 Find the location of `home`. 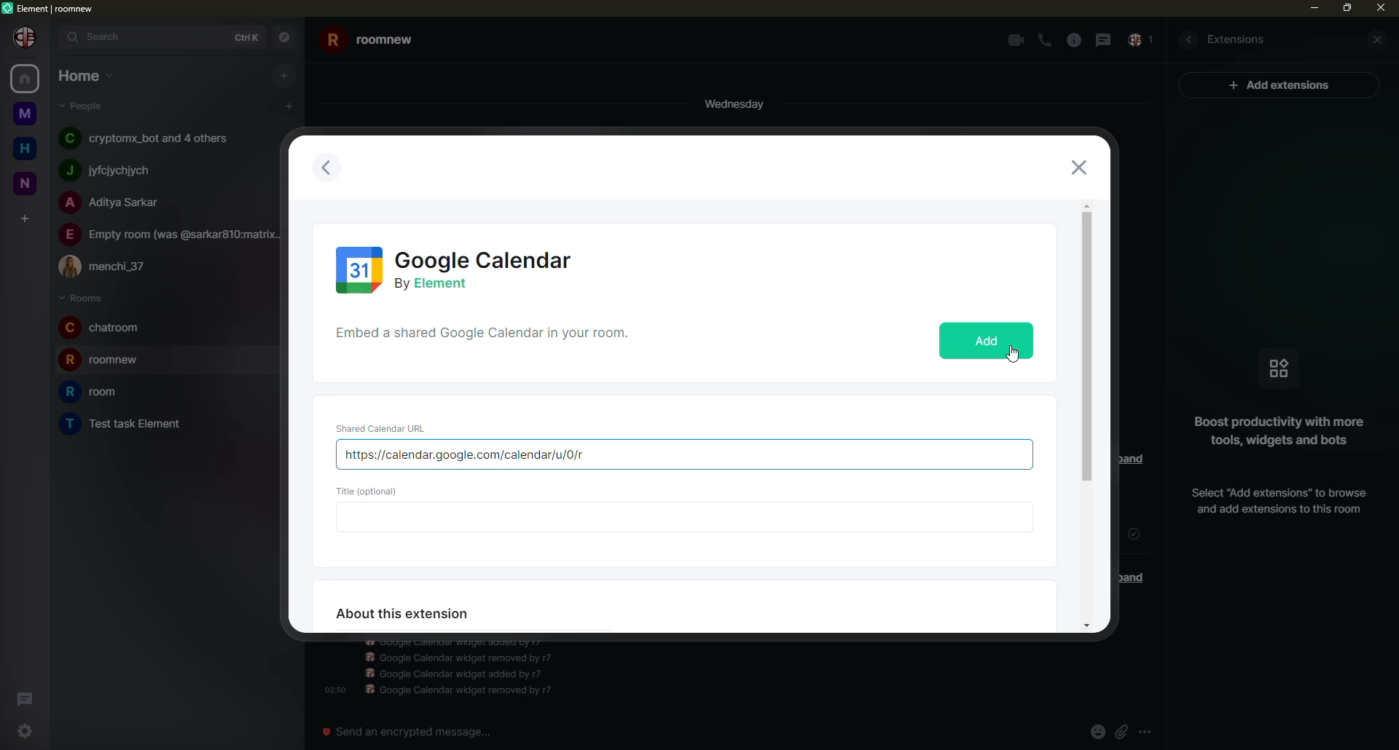

home is located at coordinates (26, 149).